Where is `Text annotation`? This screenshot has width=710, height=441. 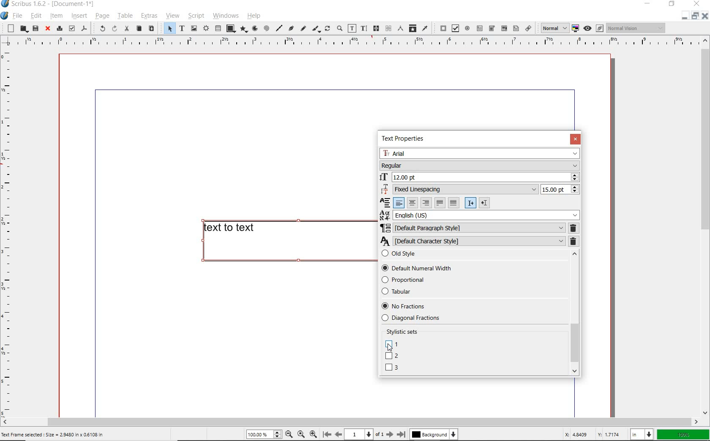 Text annotation is located at coordinates (516, 29).